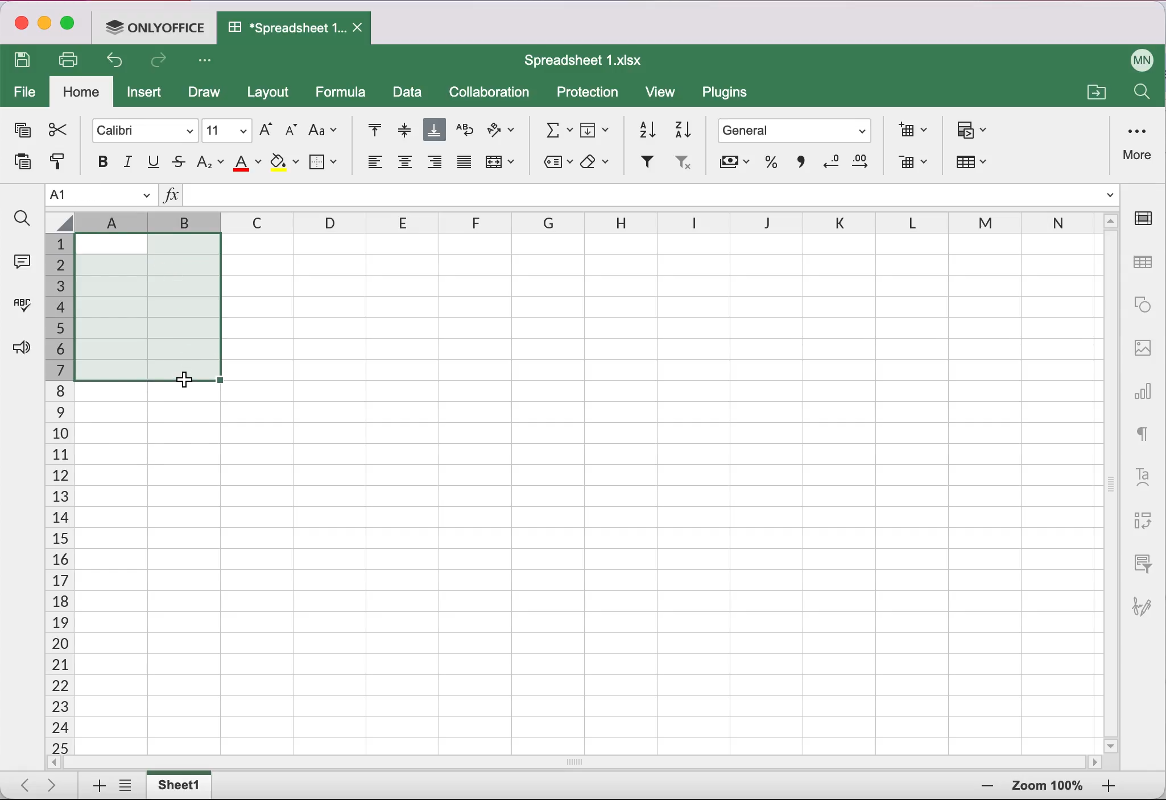 This screenshot has width=1166, height=800. I want to click on ONLYOFFICE, so click(158, 26).